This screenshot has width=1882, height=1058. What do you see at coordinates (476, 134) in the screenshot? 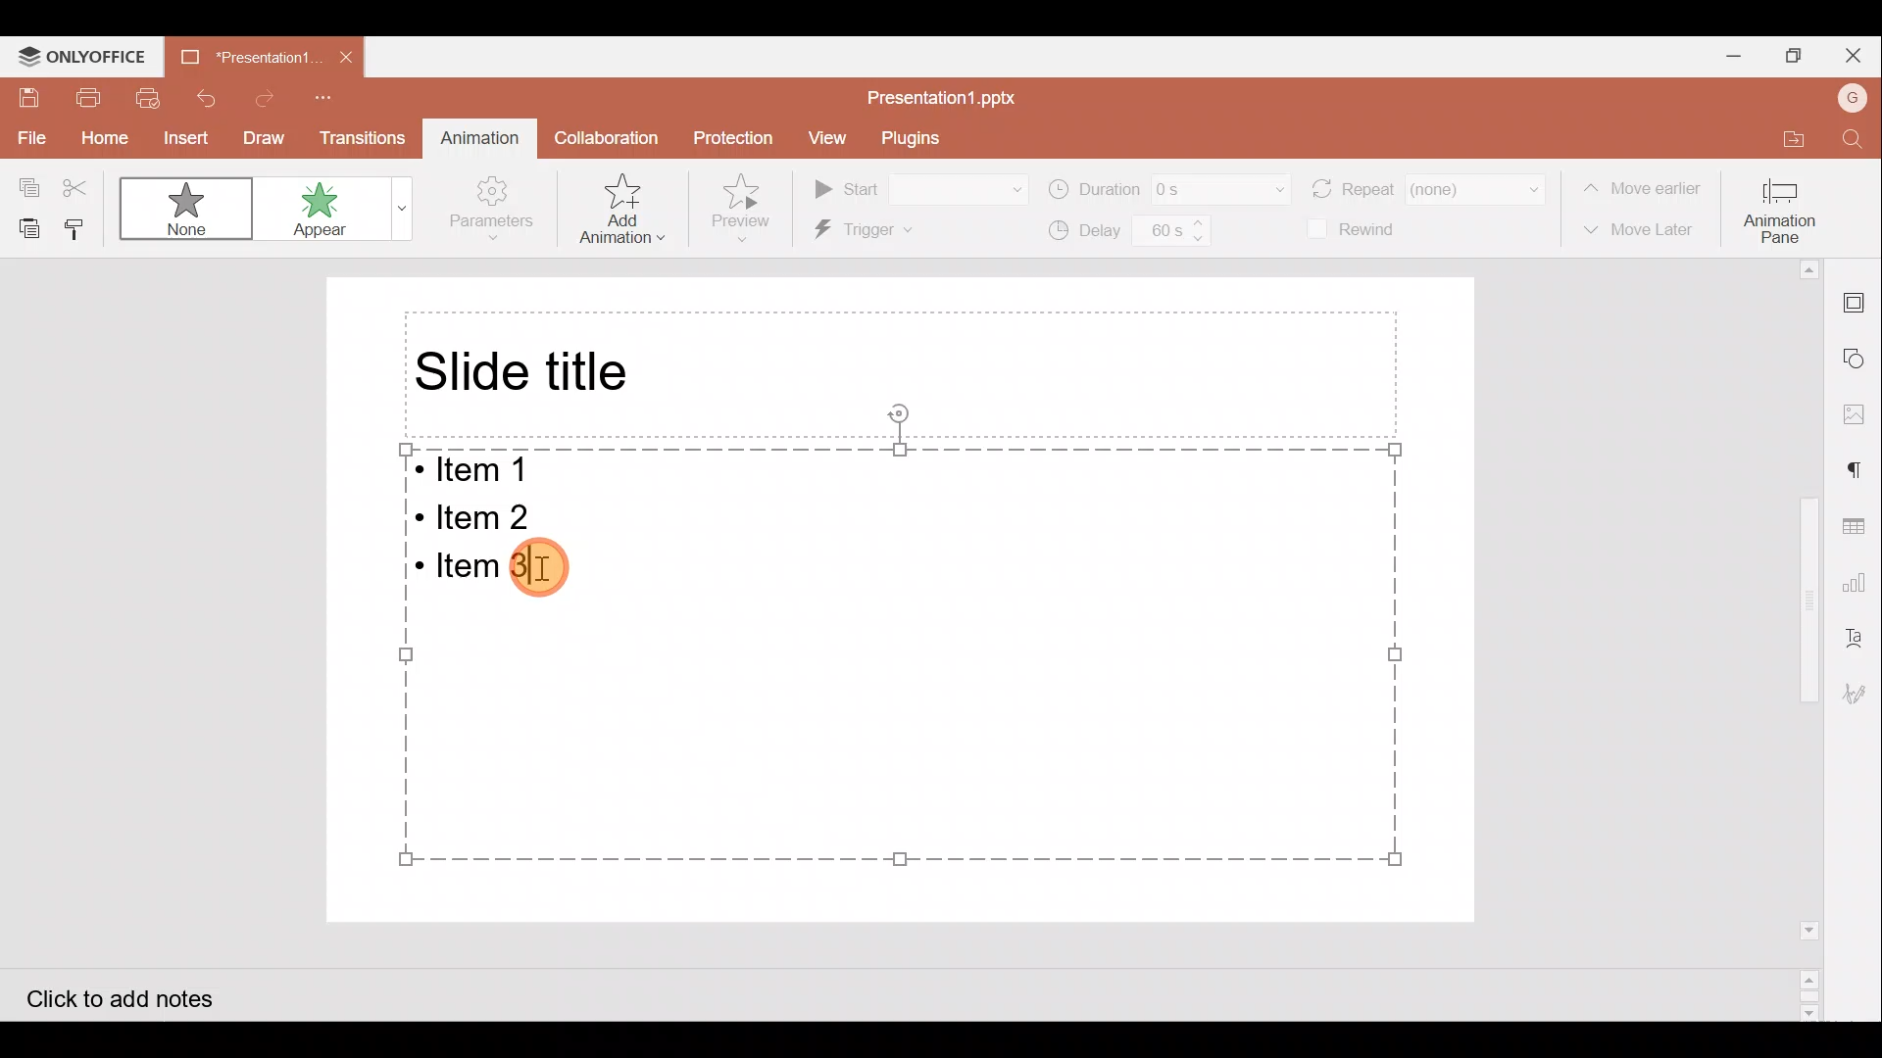
I see `Animation` at bounding box center [476, 134].